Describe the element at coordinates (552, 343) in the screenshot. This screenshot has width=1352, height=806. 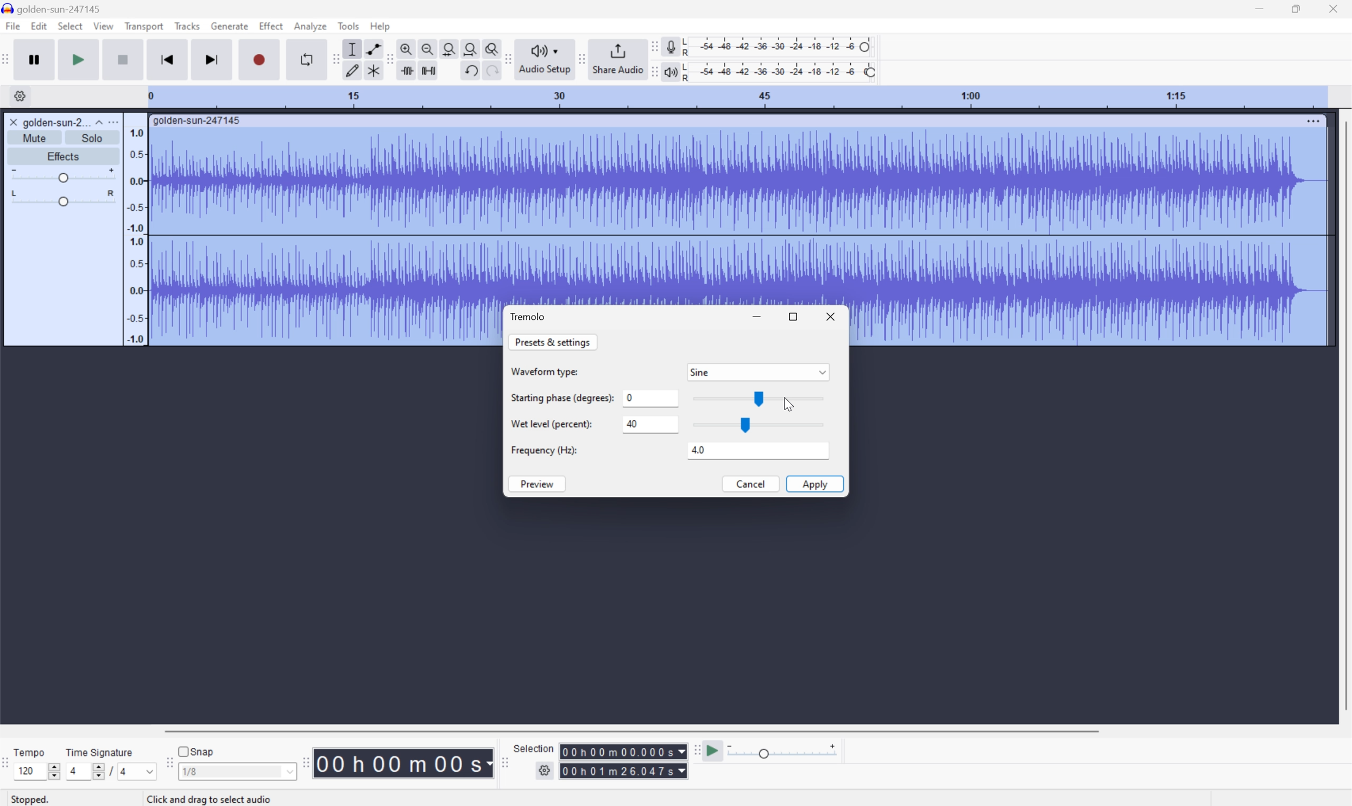
I see `Presets & settings` at that location.